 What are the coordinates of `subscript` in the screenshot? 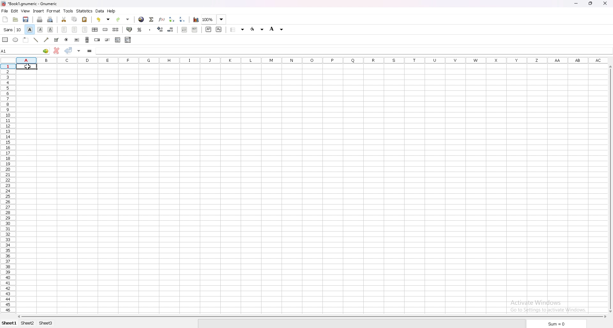 It's located at (219, 30).